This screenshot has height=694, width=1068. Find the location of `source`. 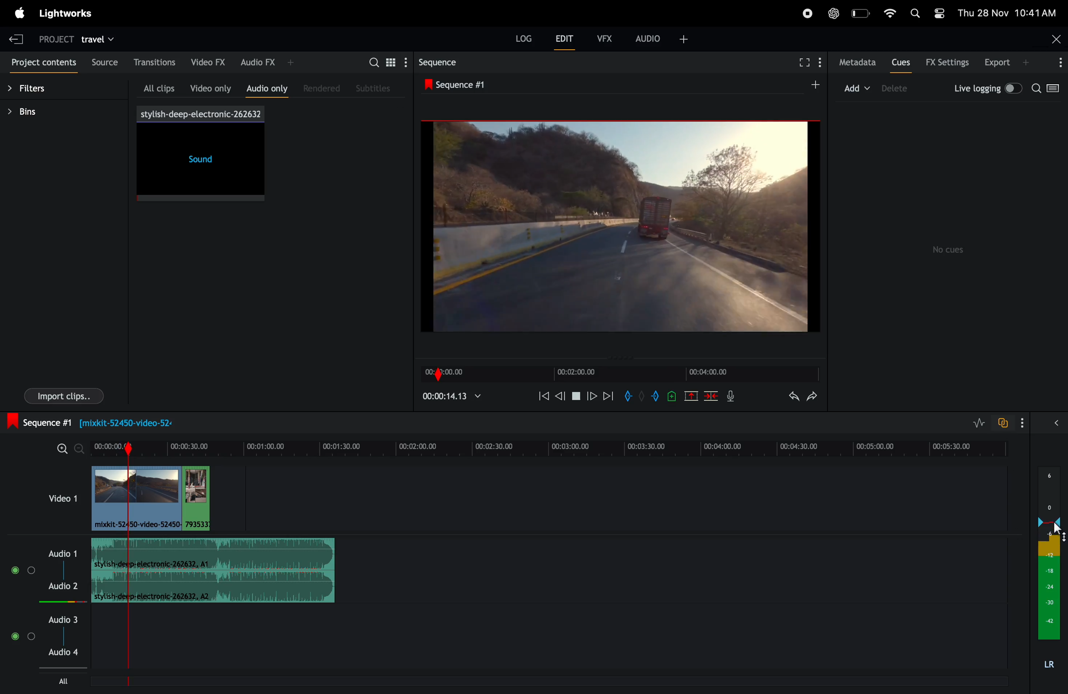

source is located at coordinates (102, 61).